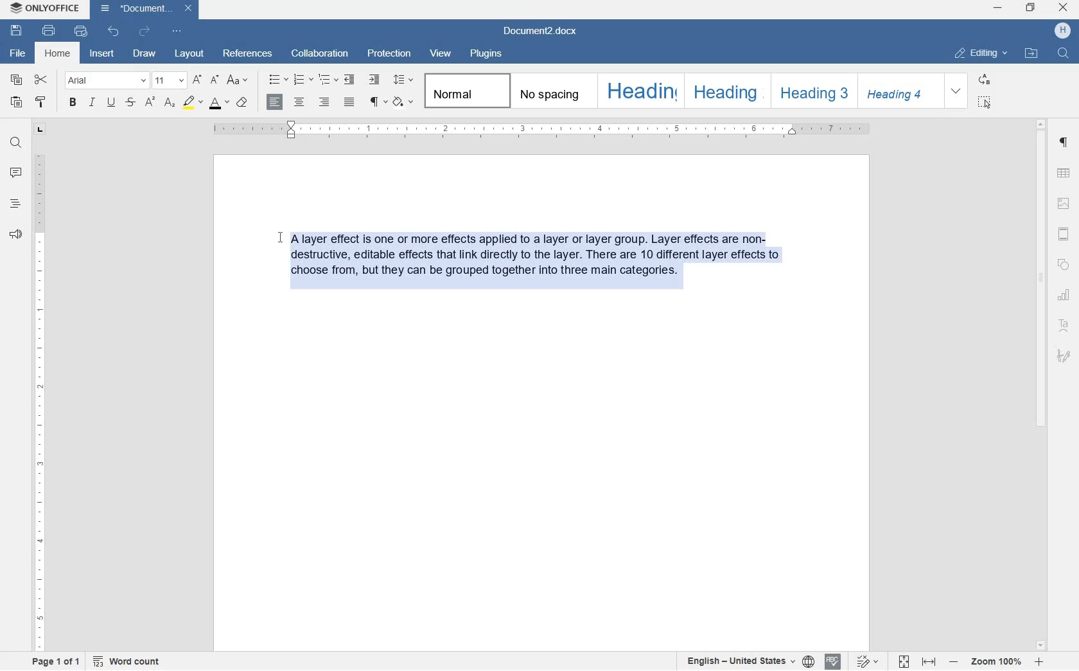  Describe the element at coordinates (537, 258) in the screenshot. I see `block of text written by user highlighted` at that location.